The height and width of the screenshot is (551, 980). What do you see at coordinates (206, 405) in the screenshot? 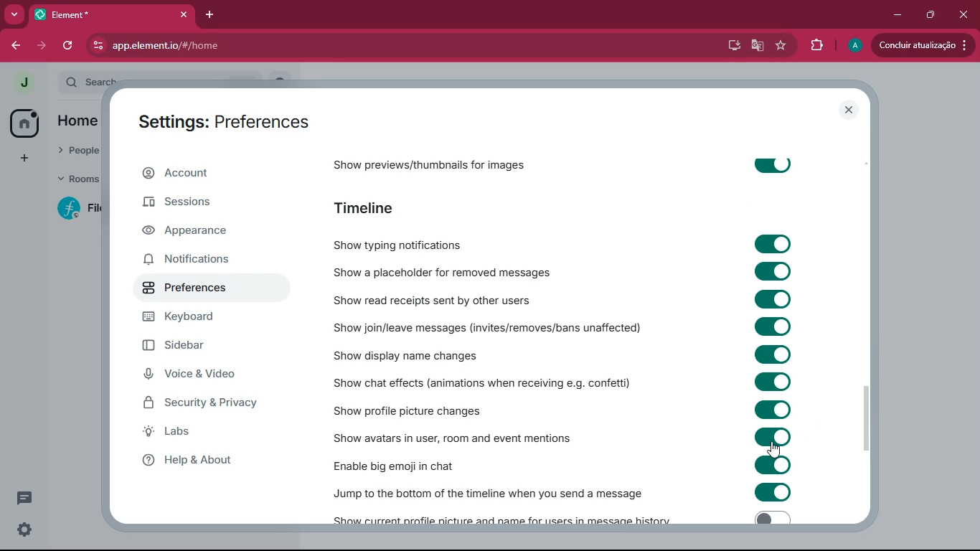
I see `security` at bounding box center [206, 405].